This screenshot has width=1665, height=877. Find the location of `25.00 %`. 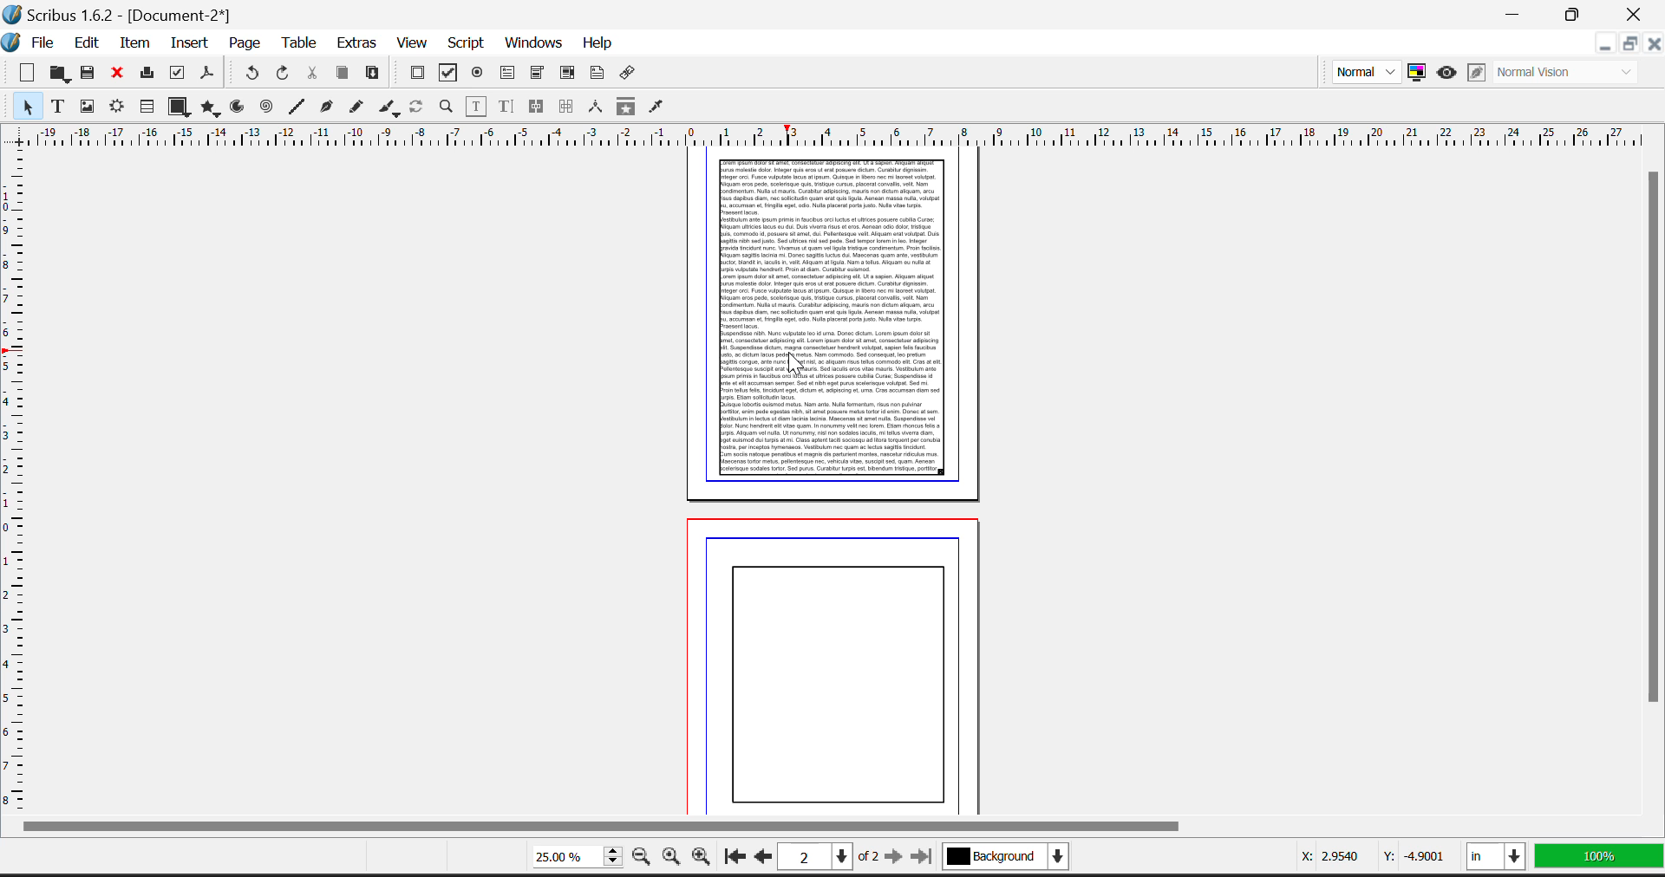

25.00 % is located at coordinates (571, 859).